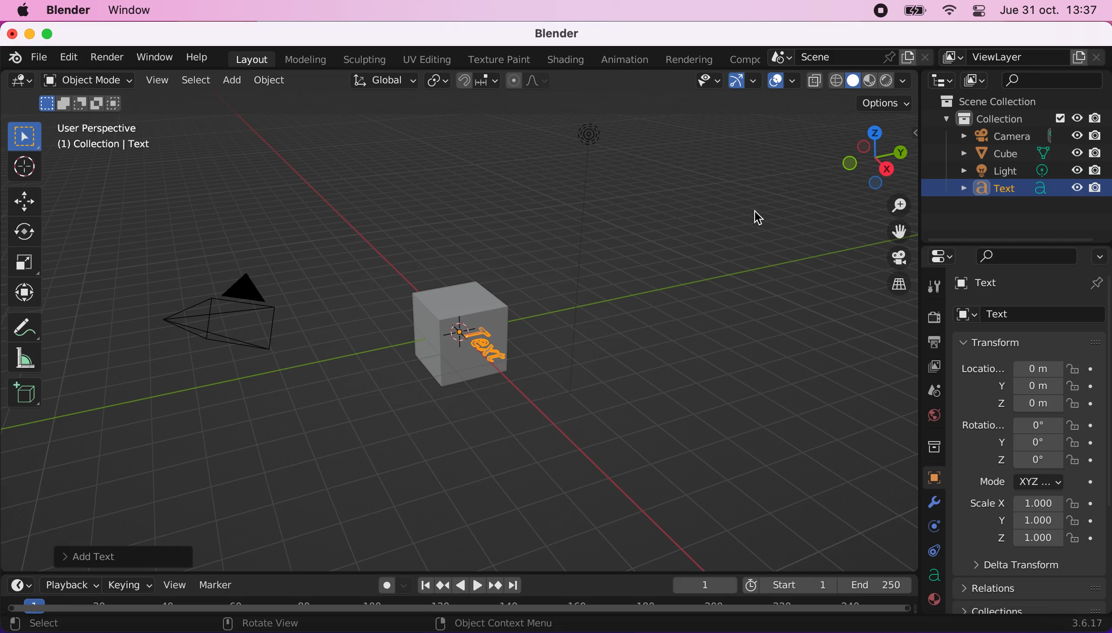  Describe the element at coordinates (692, 58) in the screenshot. I see `rendering` at that location.